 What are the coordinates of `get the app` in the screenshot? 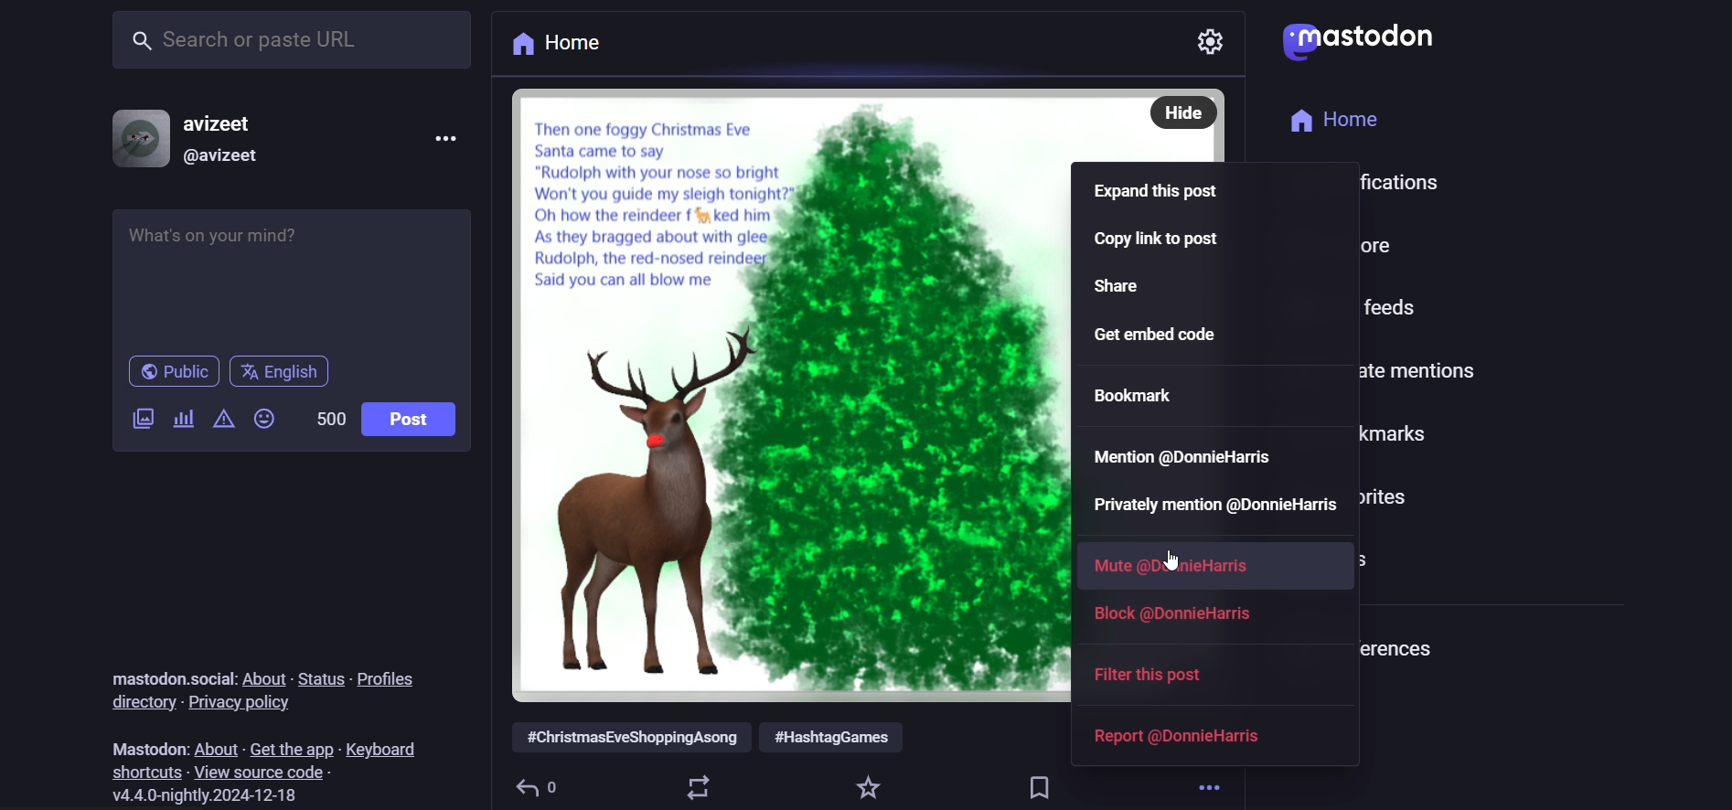 It's located at (287, 746).